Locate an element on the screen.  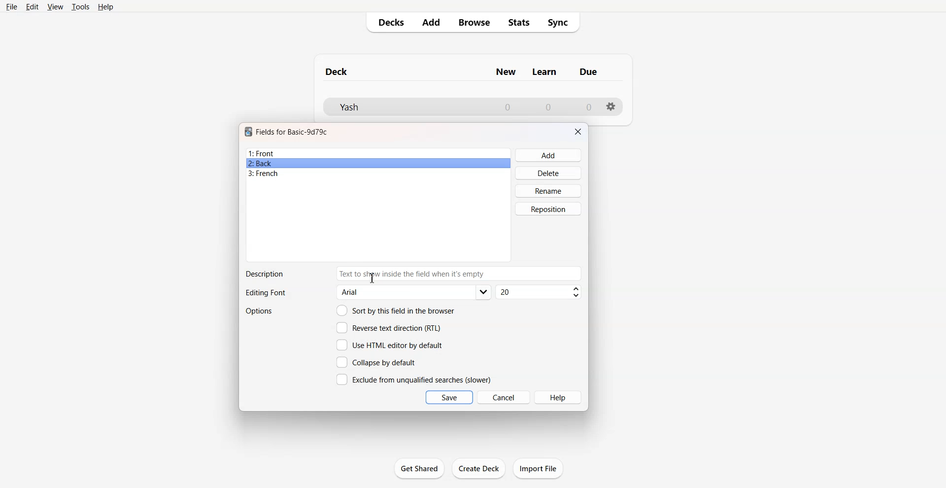
Save is located at coordinates (449, 397).